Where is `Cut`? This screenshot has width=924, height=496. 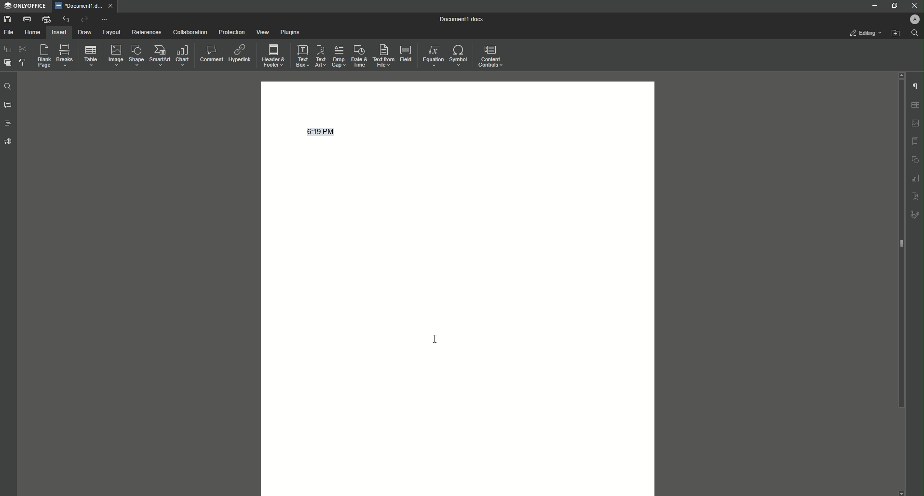 Cut is located at coordinates (22, 49).